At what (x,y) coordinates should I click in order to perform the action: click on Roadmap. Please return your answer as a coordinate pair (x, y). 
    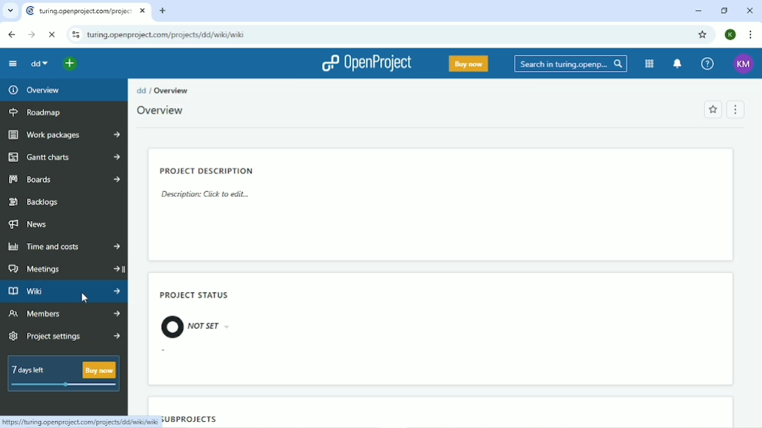
    Looking at the image, I should click on (36, 112).